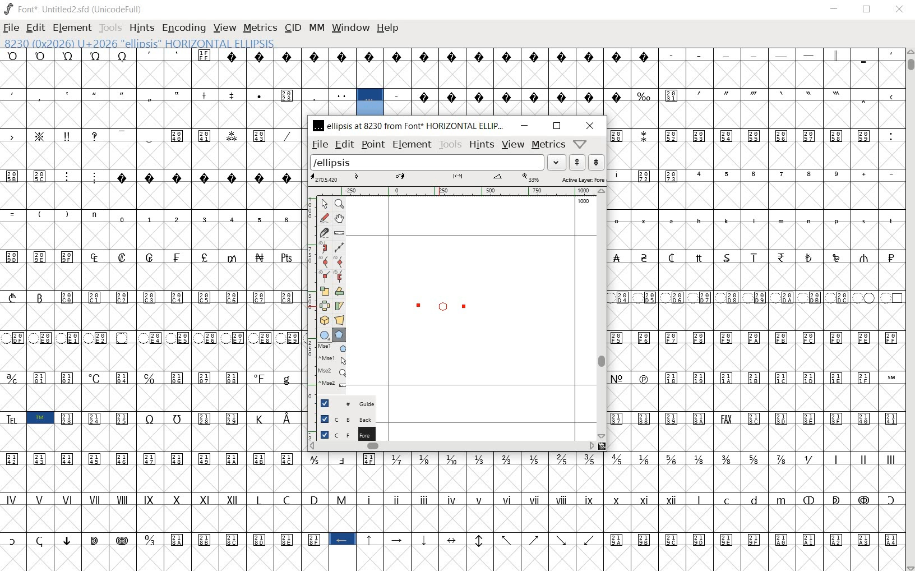 The image size is (915, 571). Describe the element at coordinates (443, 307) in the screenshot. I see `designing ellipse` at that location.